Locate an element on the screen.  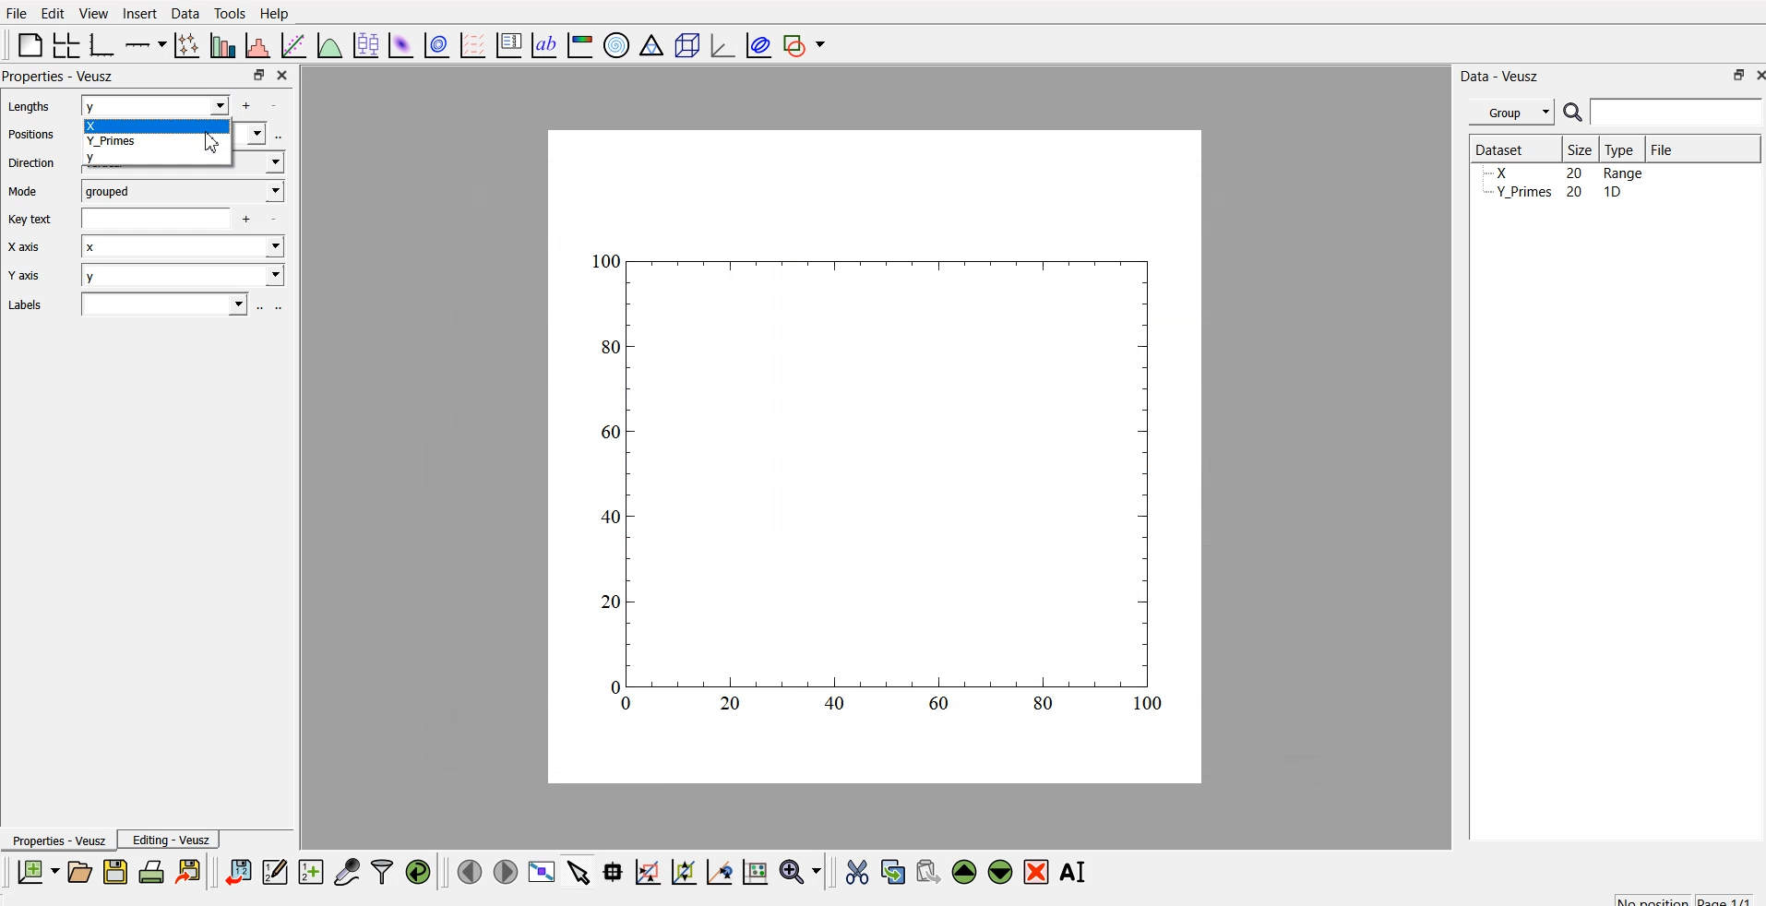
Mode grouped is located at coordinates (146, 190).